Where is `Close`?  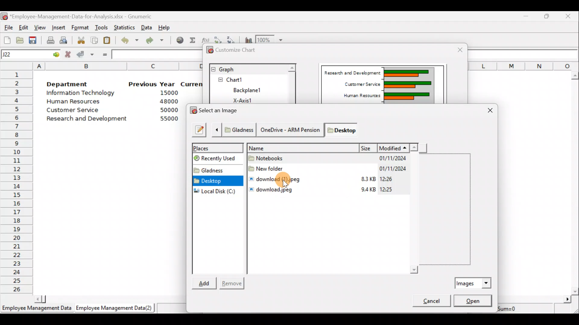
Close is located at coordinates (488, 111).